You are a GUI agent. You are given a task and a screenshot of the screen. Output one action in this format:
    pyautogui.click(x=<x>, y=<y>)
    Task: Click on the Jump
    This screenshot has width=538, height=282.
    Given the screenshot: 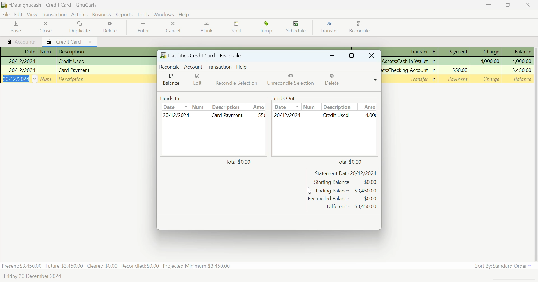 What is the action you would take?
    pyautogui.click(x=266, y=28)
    